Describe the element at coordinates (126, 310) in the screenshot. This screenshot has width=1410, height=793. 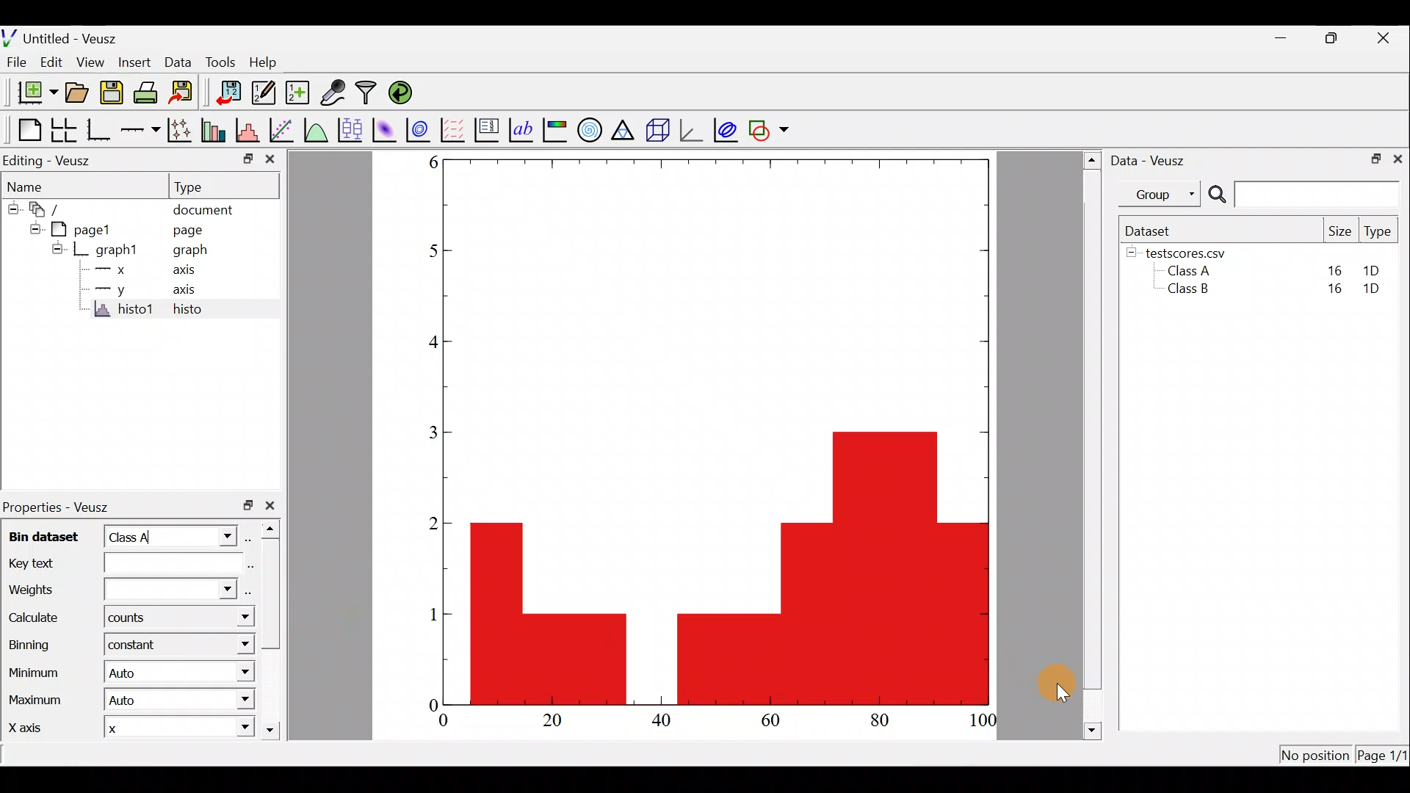
I see `histo1` at that location.